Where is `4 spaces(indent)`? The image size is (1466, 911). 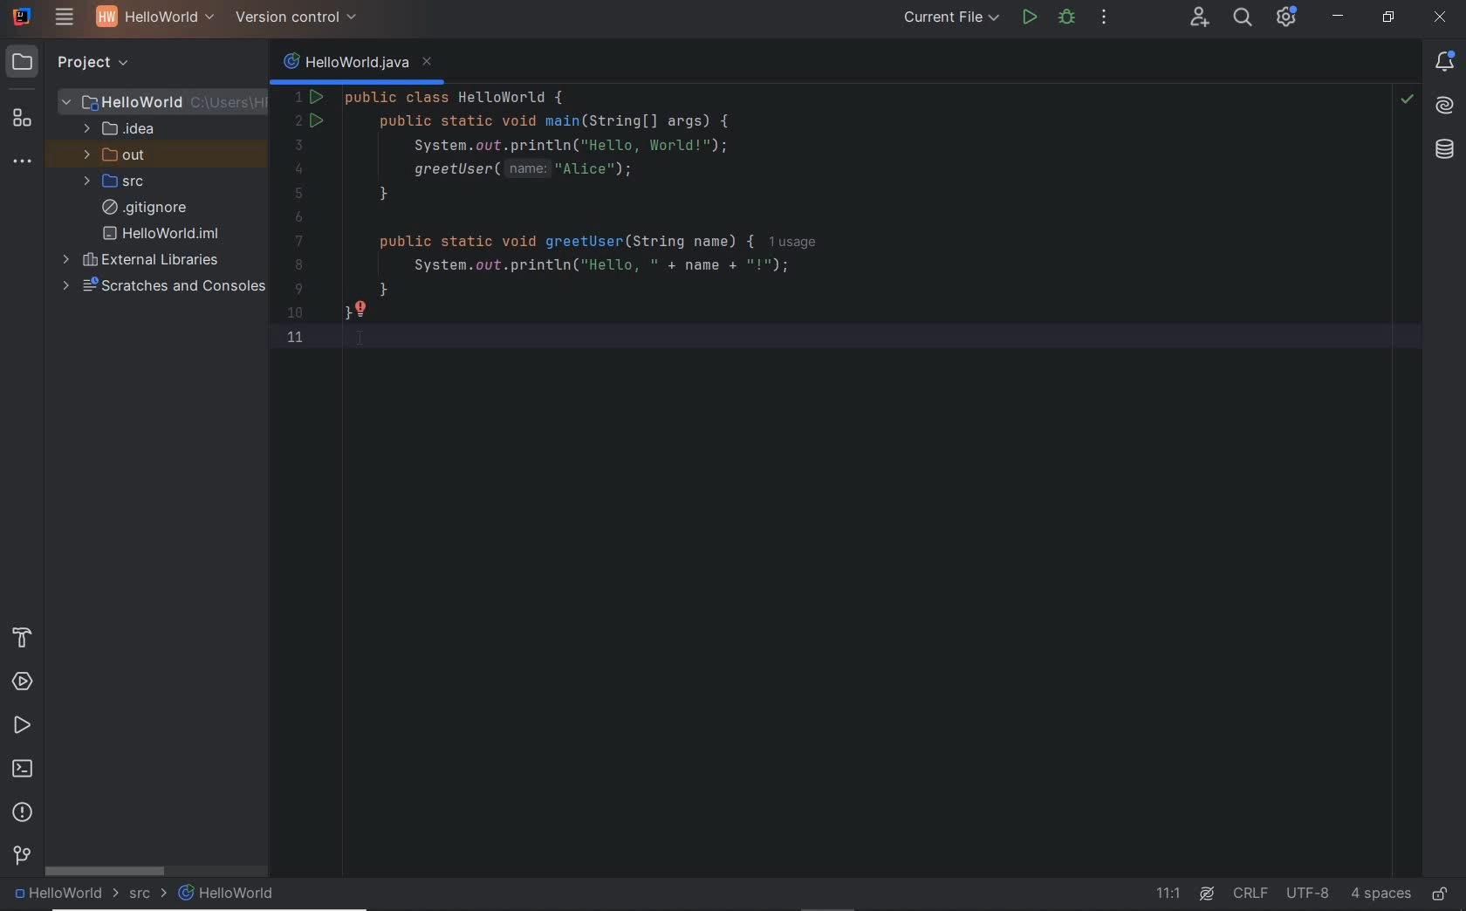 4 spaces(indent) is located at coordinates (1381, 894).